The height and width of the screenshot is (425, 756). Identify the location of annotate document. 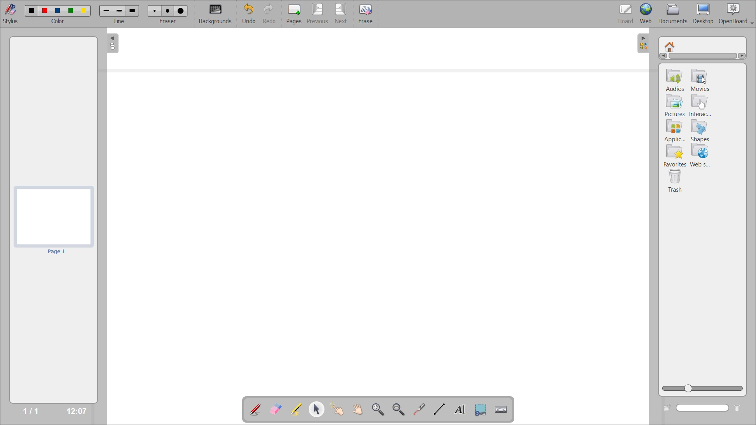
(255, 409).